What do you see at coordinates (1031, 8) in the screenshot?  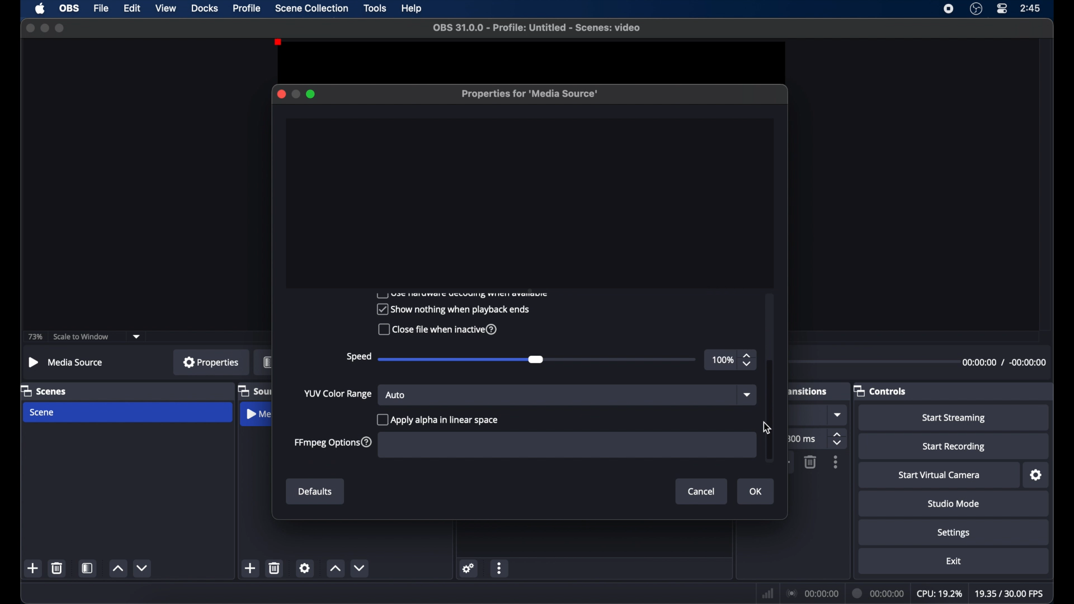 I see `time` at bounding box center [1031, 8].